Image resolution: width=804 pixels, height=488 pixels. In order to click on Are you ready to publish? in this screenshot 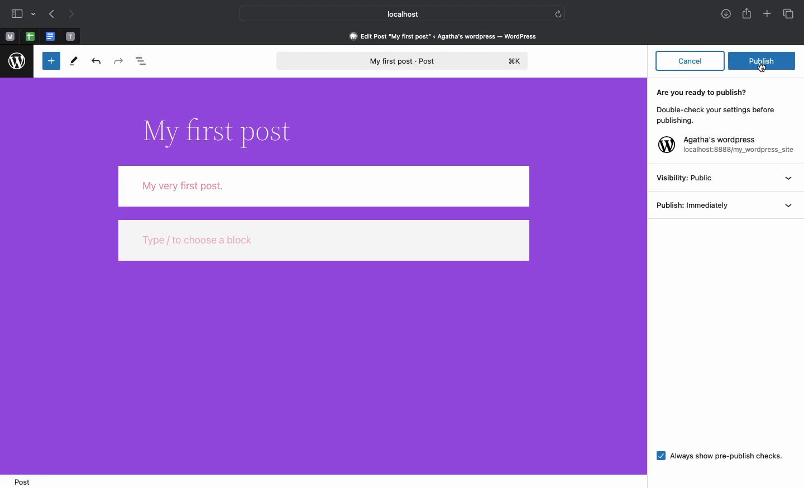, I will do `click(703, 92)`.